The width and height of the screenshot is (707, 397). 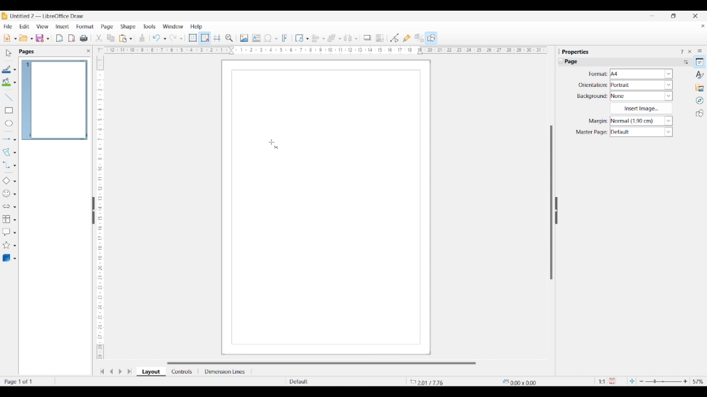 What do you see at coordinates (272, 142) in the screenshot?
I see `Cursor clicking on canvas to draw line 1 of polygon ` at bounding box center [272, 142].